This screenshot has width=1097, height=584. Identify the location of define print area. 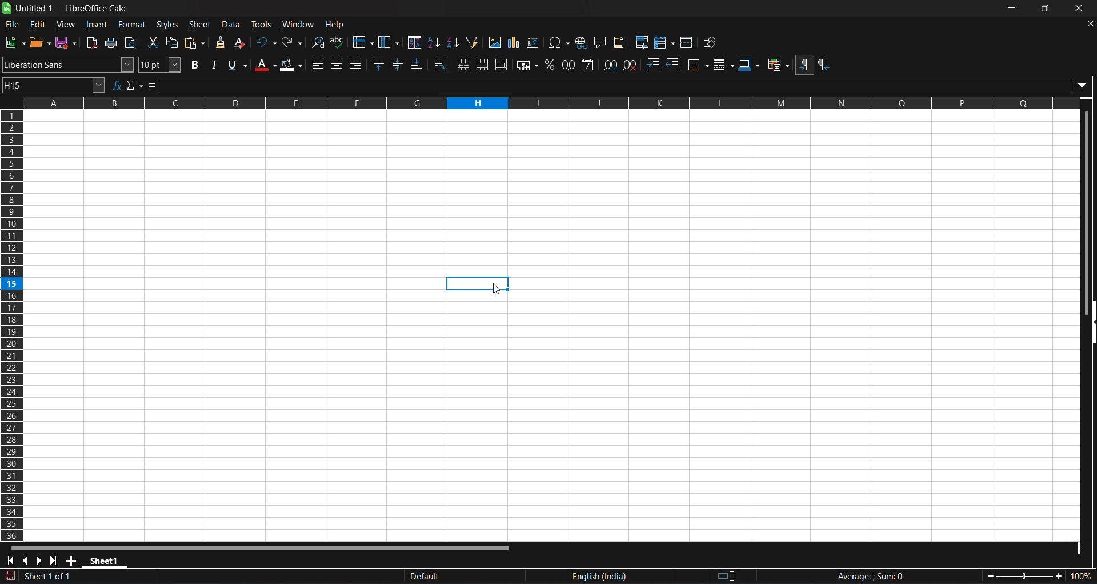
(643, 42).